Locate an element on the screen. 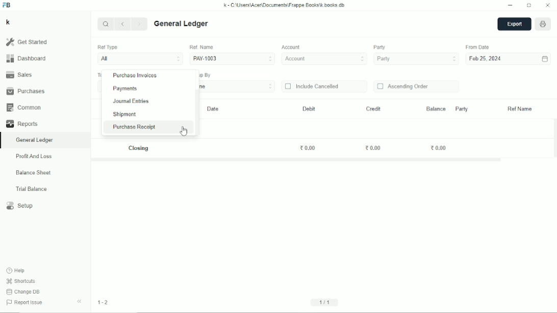 This screenshot has width=557, height=313. Date is located at coordinates (214, 109).